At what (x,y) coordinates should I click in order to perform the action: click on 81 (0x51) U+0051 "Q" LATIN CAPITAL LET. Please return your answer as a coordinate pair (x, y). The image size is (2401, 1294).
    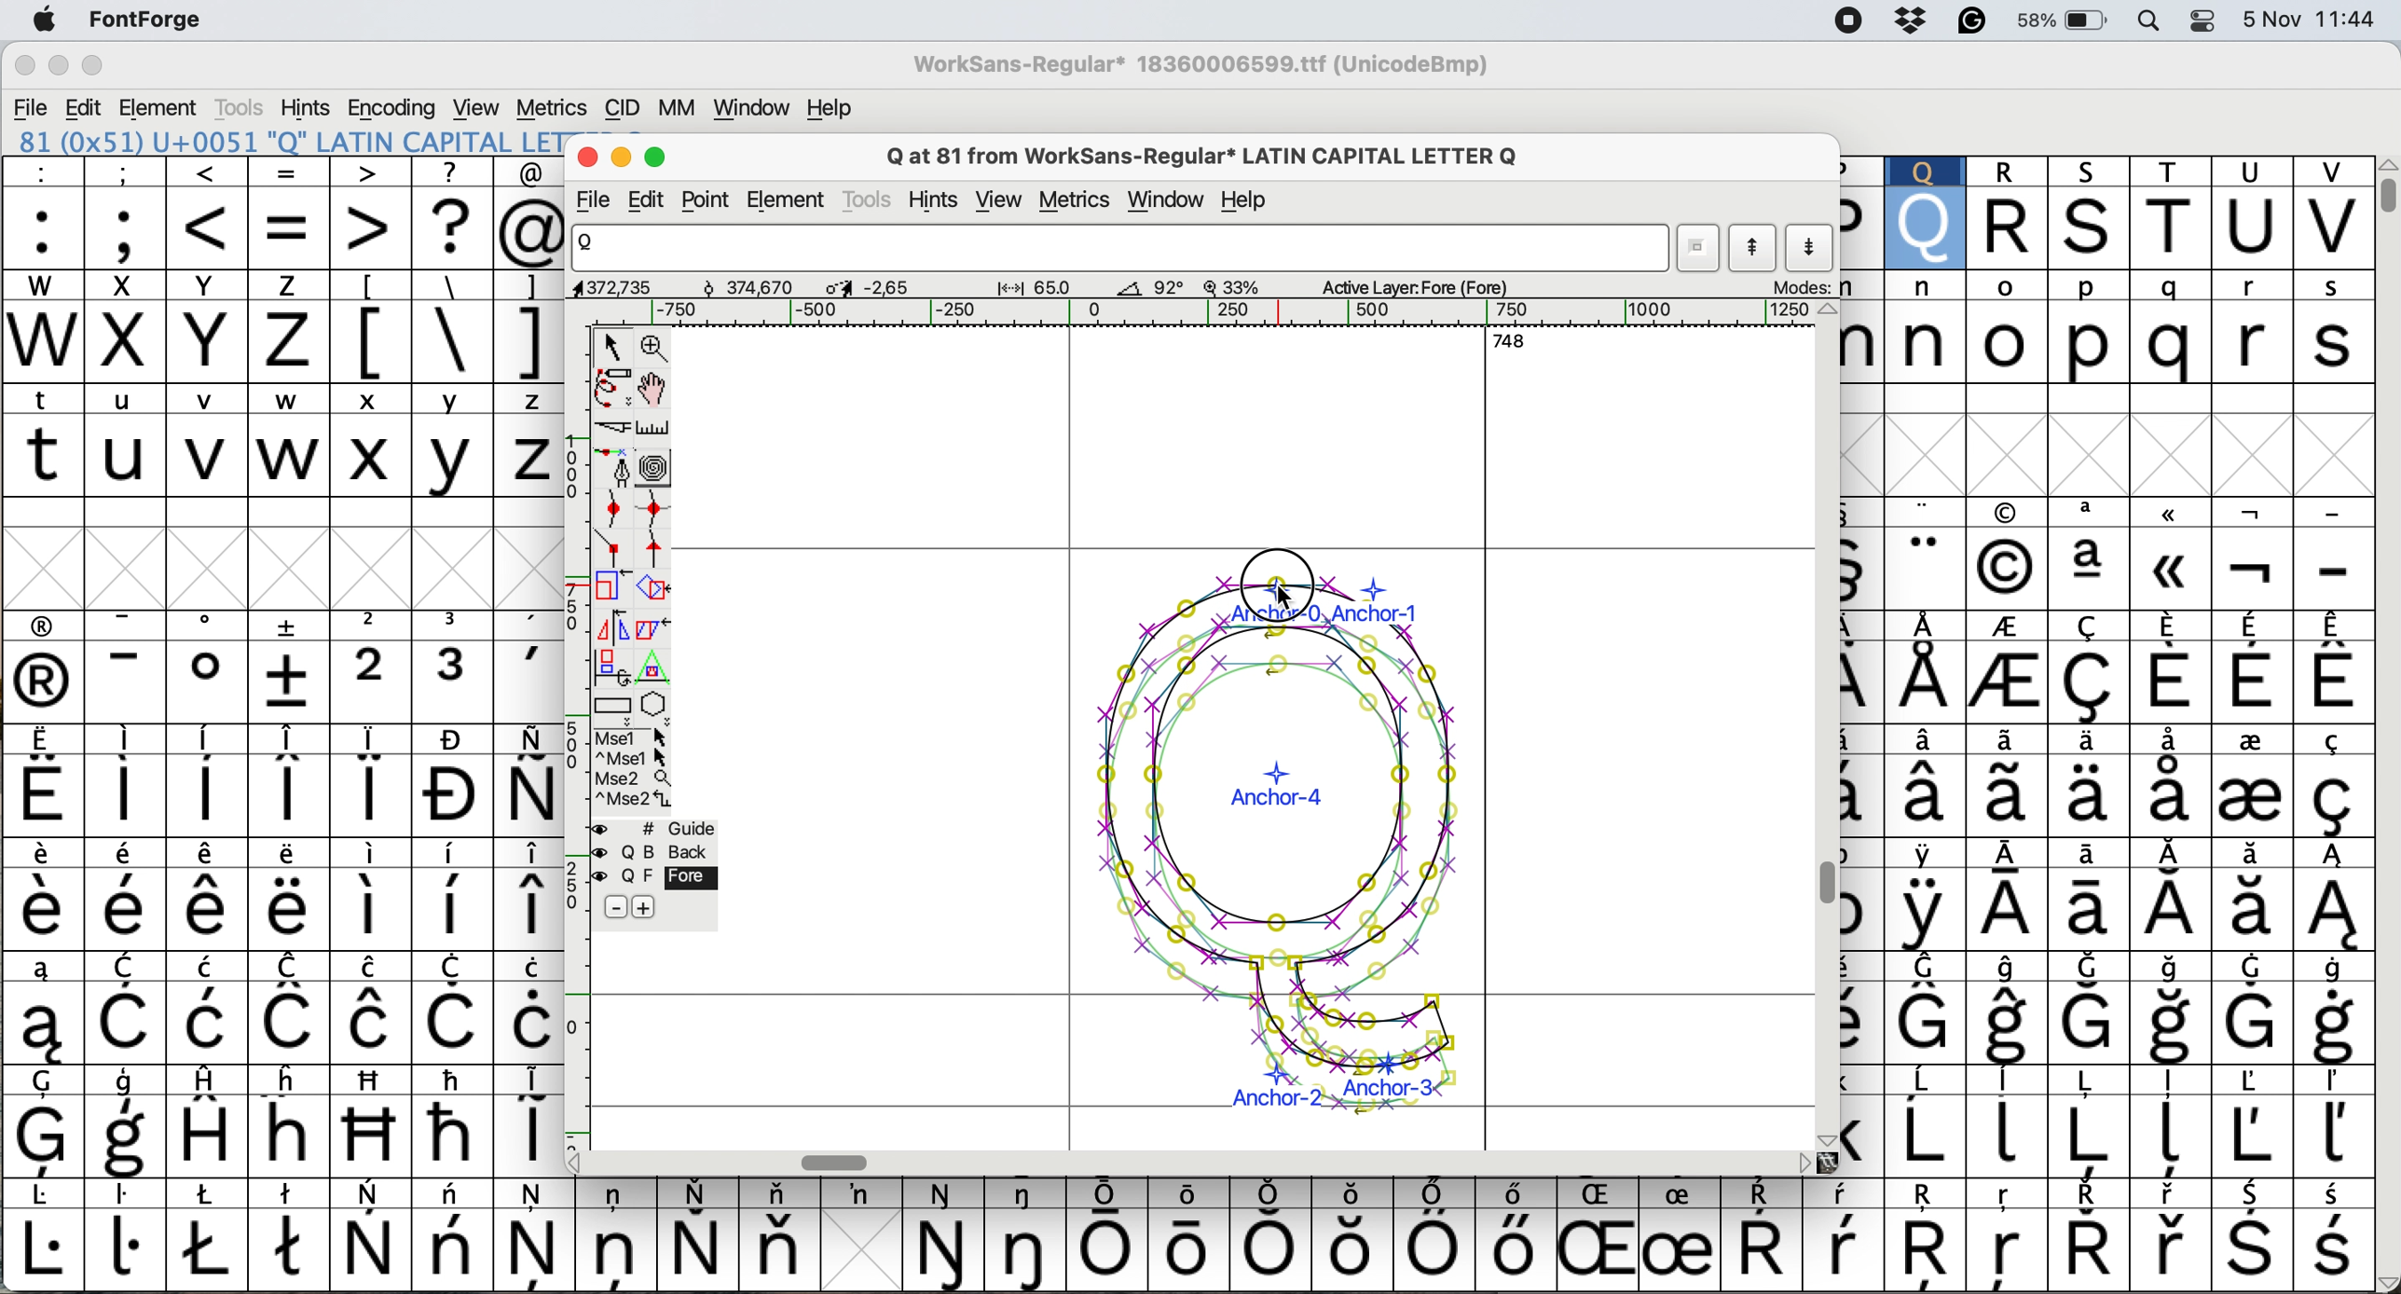
    Looking at the image, I should click on (301, 150).